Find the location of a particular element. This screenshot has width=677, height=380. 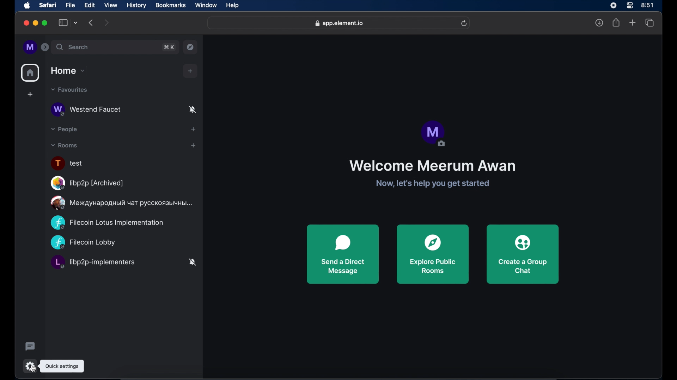

profile is located at coordinates (30, 47).